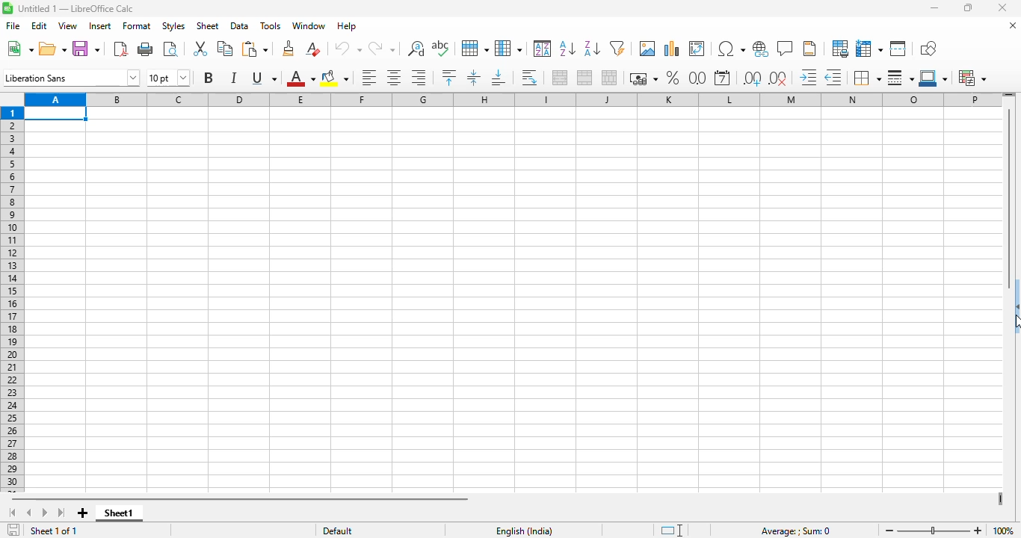  Describe the element at coordinates (786, 48) in the screenshot. I see `insert comment` at that location.